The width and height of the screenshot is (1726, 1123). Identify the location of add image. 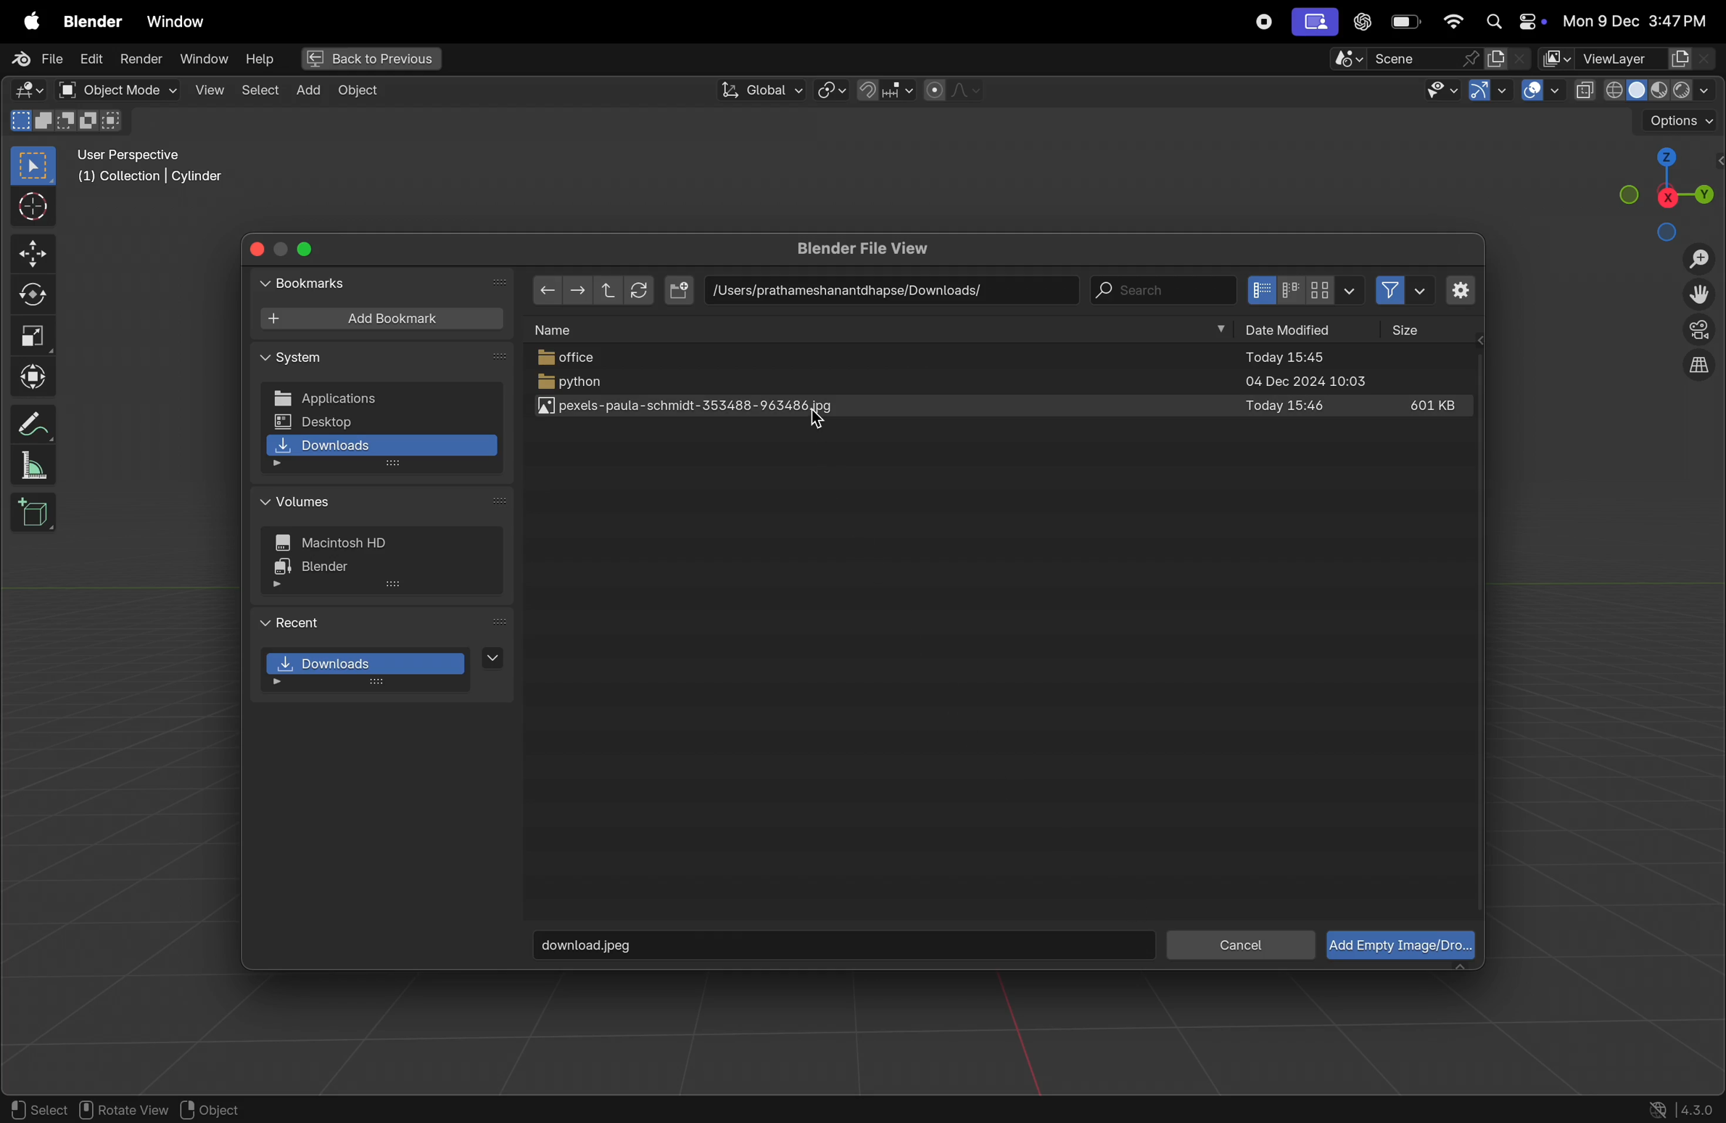
(1398, 945).